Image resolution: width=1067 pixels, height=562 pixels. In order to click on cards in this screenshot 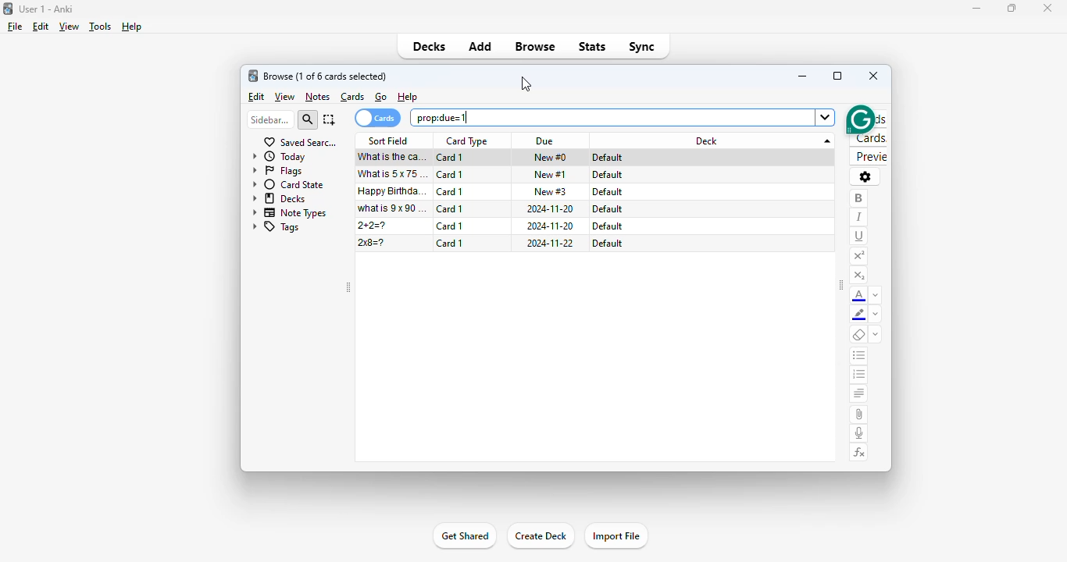, I will do `click(353, 97)`.